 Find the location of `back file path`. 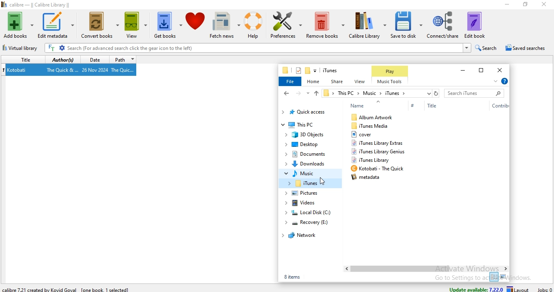

back file path is located at coordinates (286, 93).